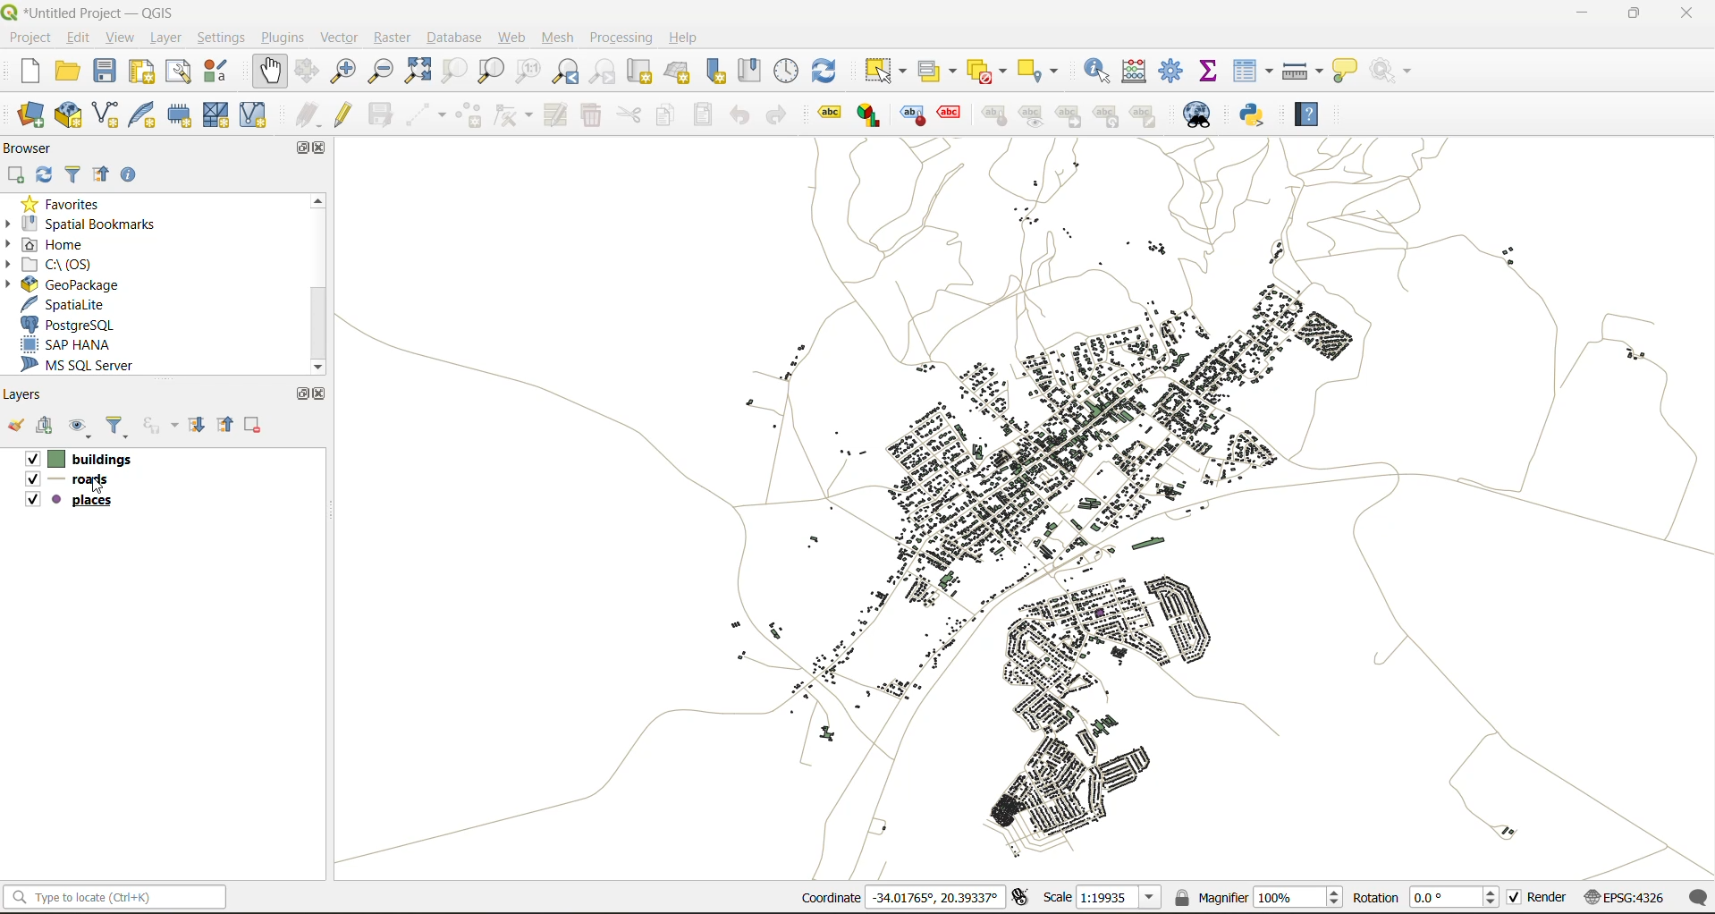 The height and width of the screenshot is (914, 1715). I want to click on mesh, so click(555, 38).